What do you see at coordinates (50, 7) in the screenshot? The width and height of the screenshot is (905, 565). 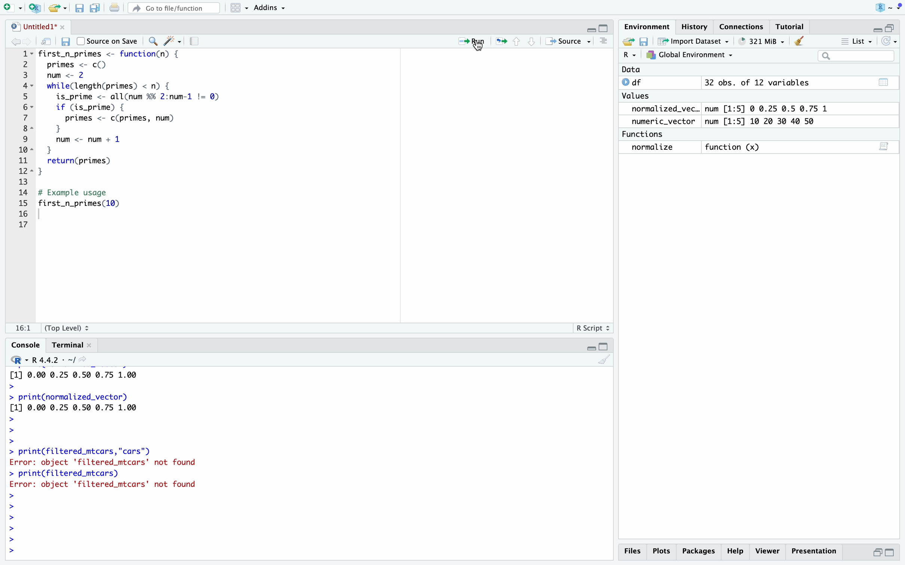 I see `RStudio` at bounding box center [50, 7].